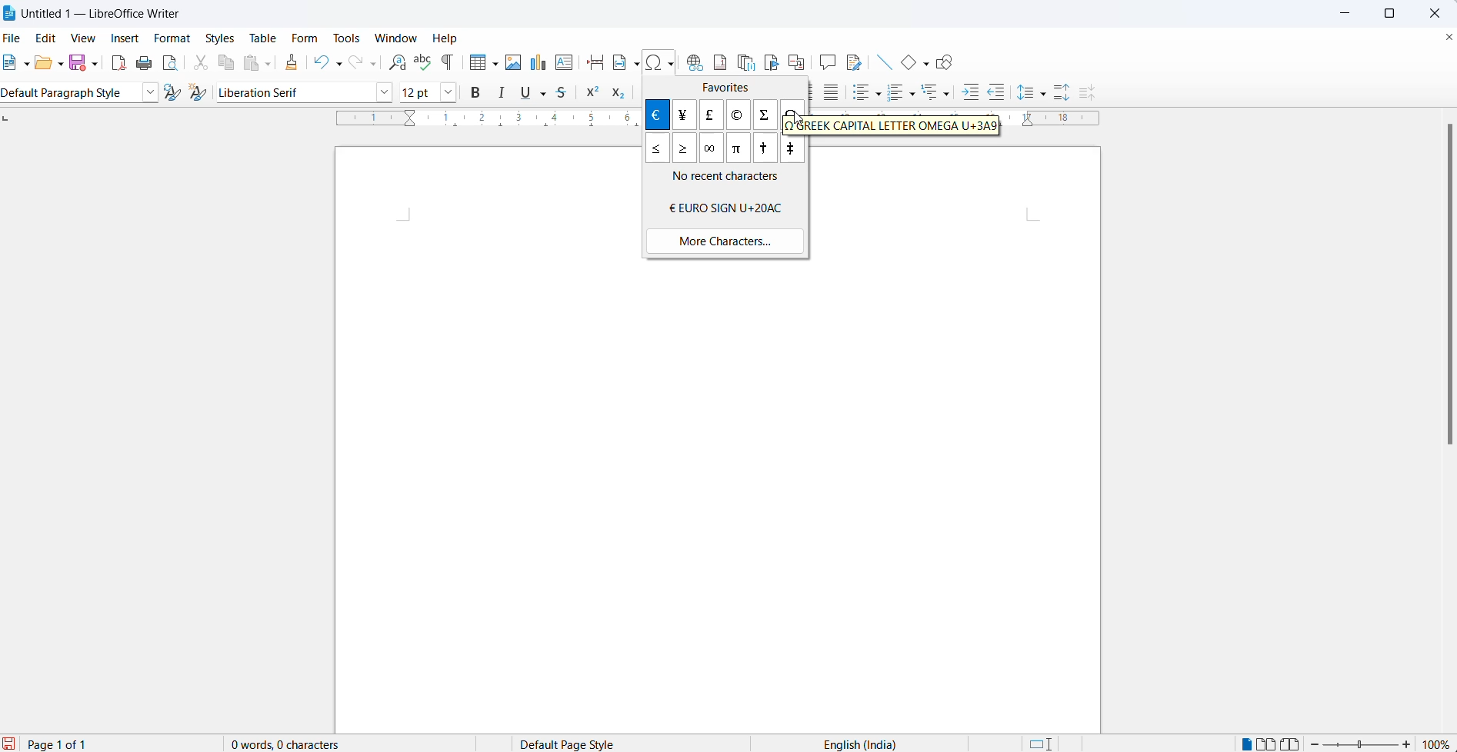 This screenshot has height=752, width=1457. Describe the element at coordinates (658, 150) in the screenshot. I see `smaller than or equal to` at that location.